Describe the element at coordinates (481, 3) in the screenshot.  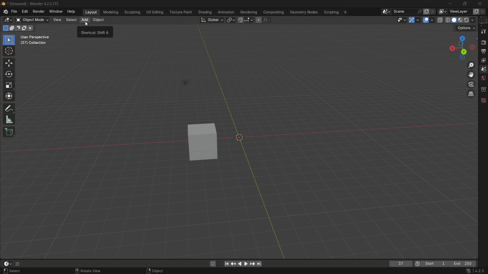
I see `close app` at that location.